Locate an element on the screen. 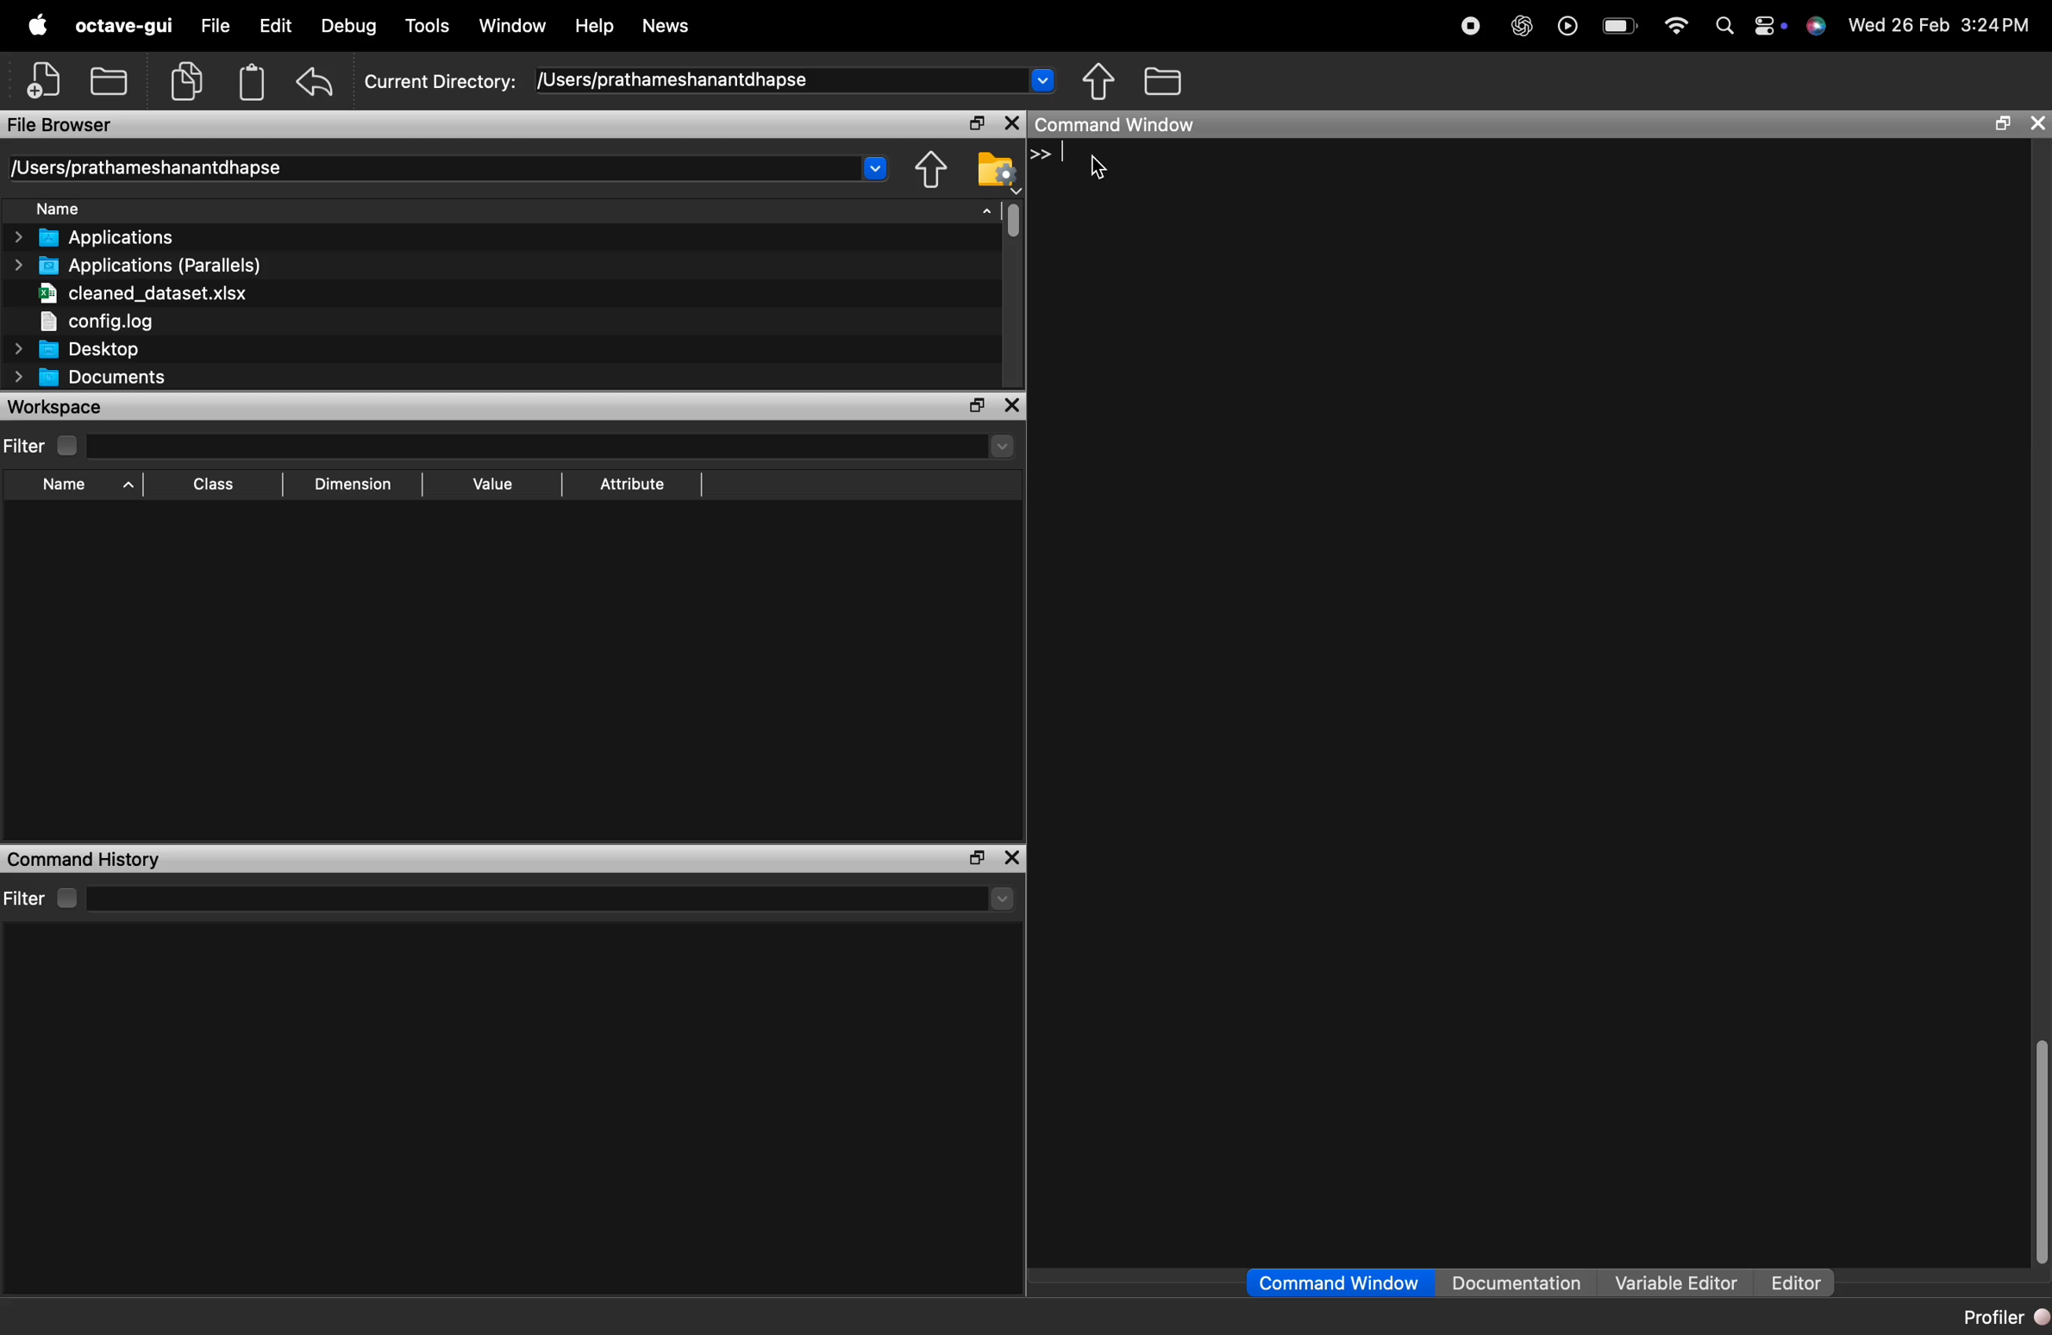 This screenshot has height=1335, width=2052. File is located at coordinates (215, 28).